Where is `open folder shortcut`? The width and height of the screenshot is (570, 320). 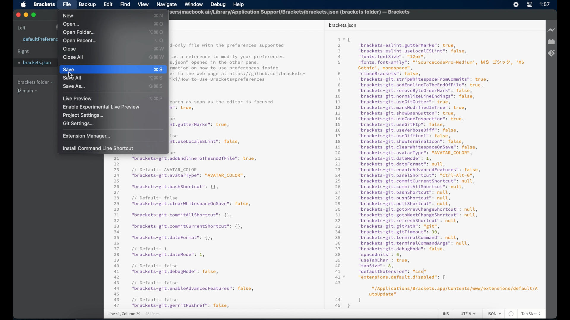 open folder shortcut is located at coordinates (156, 32).